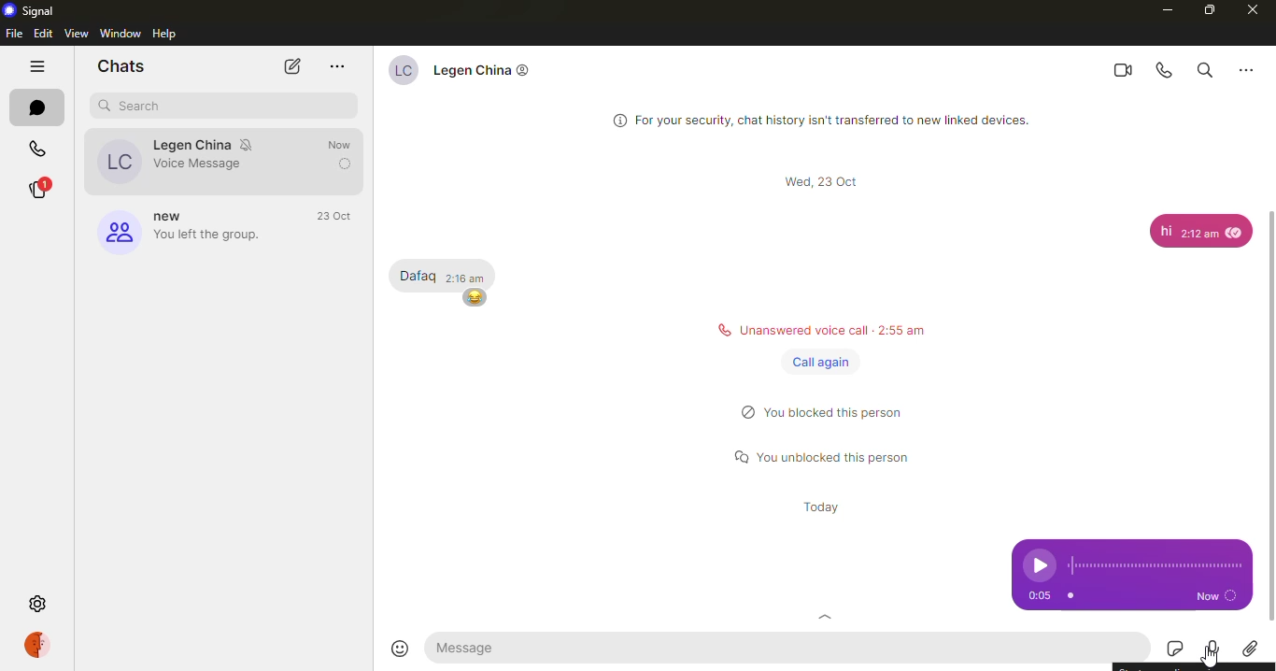  Describe the element at coordinates (1203, 67) in the screenshot. I see `search` at that location.